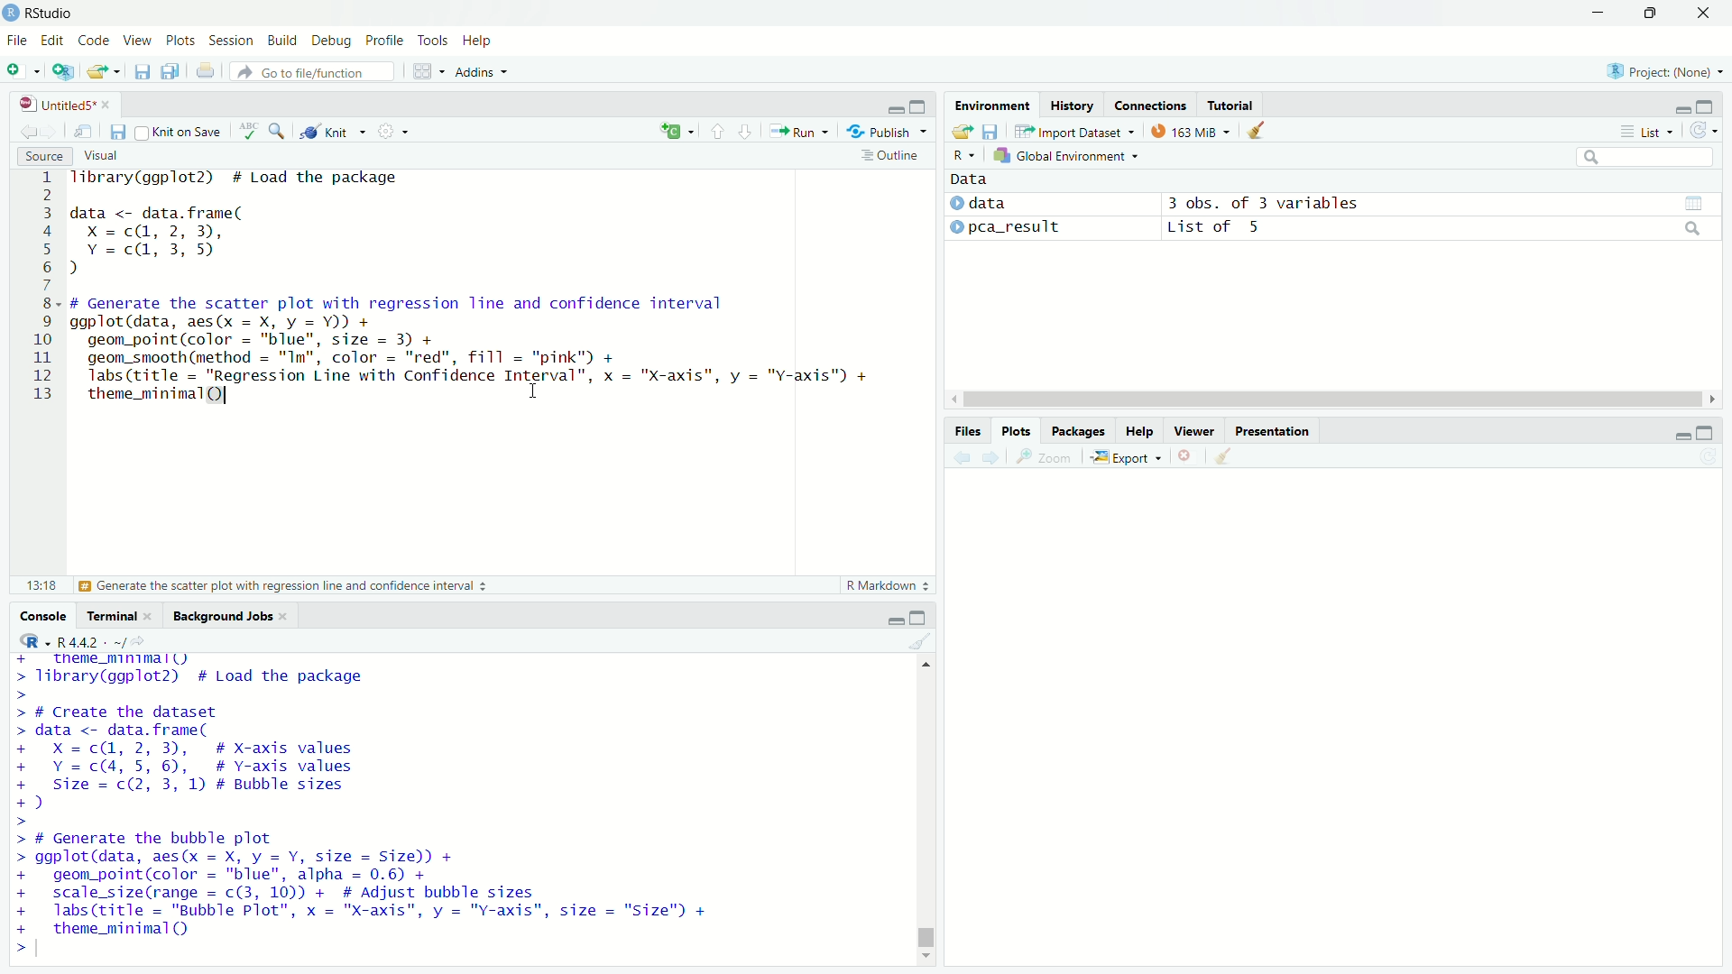 This screenshot has height=974, width=1732. I want to click on Go to next section/chunk, so click(744, 129).